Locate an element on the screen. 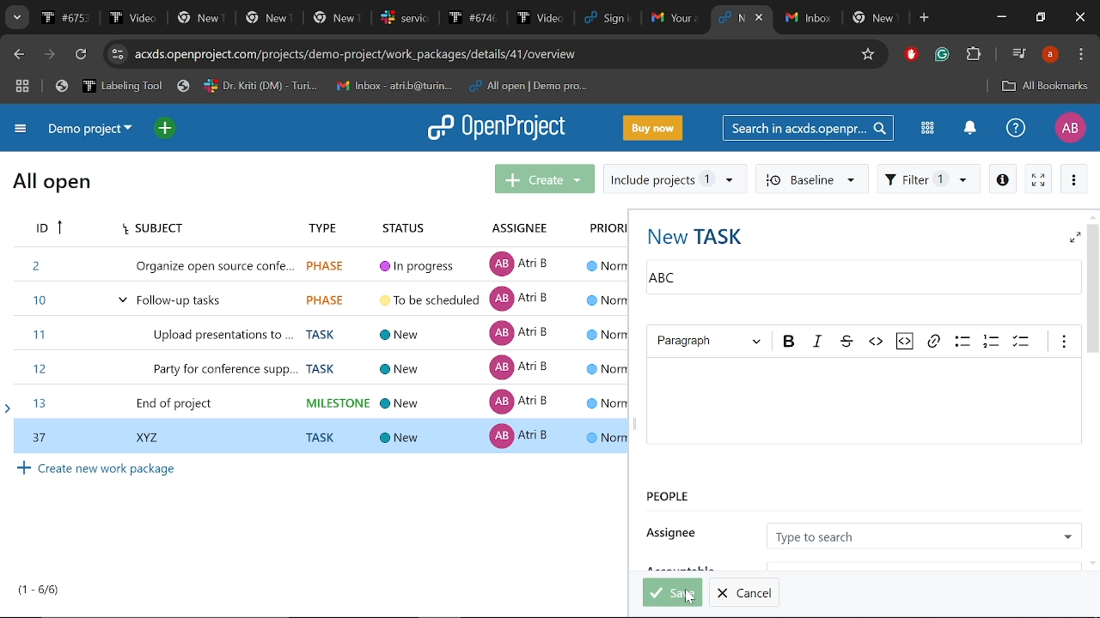 Image resolution: width=1100 pixels, height=618 pixels. Notification is located at coordinates (969, 130).